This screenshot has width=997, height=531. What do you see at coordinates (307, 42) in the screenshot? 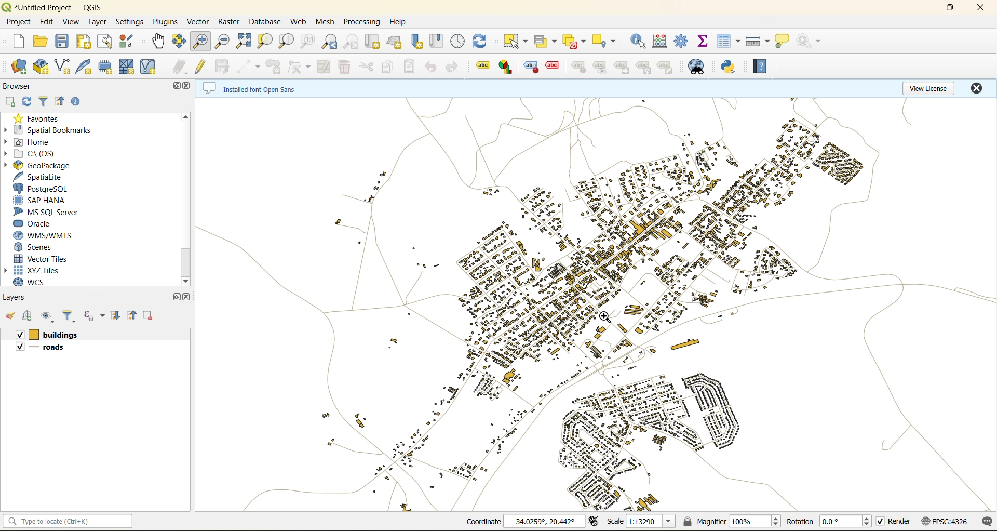
I see `zoom native` at bounding box center [307, 42].